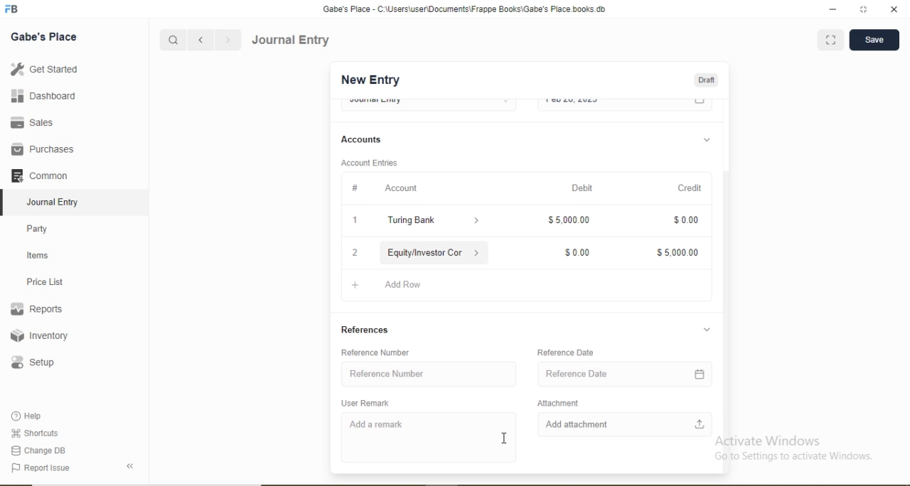  Describe the element at coordinates (706, 141) in the screenshot. I see `Dropdown` at that location.